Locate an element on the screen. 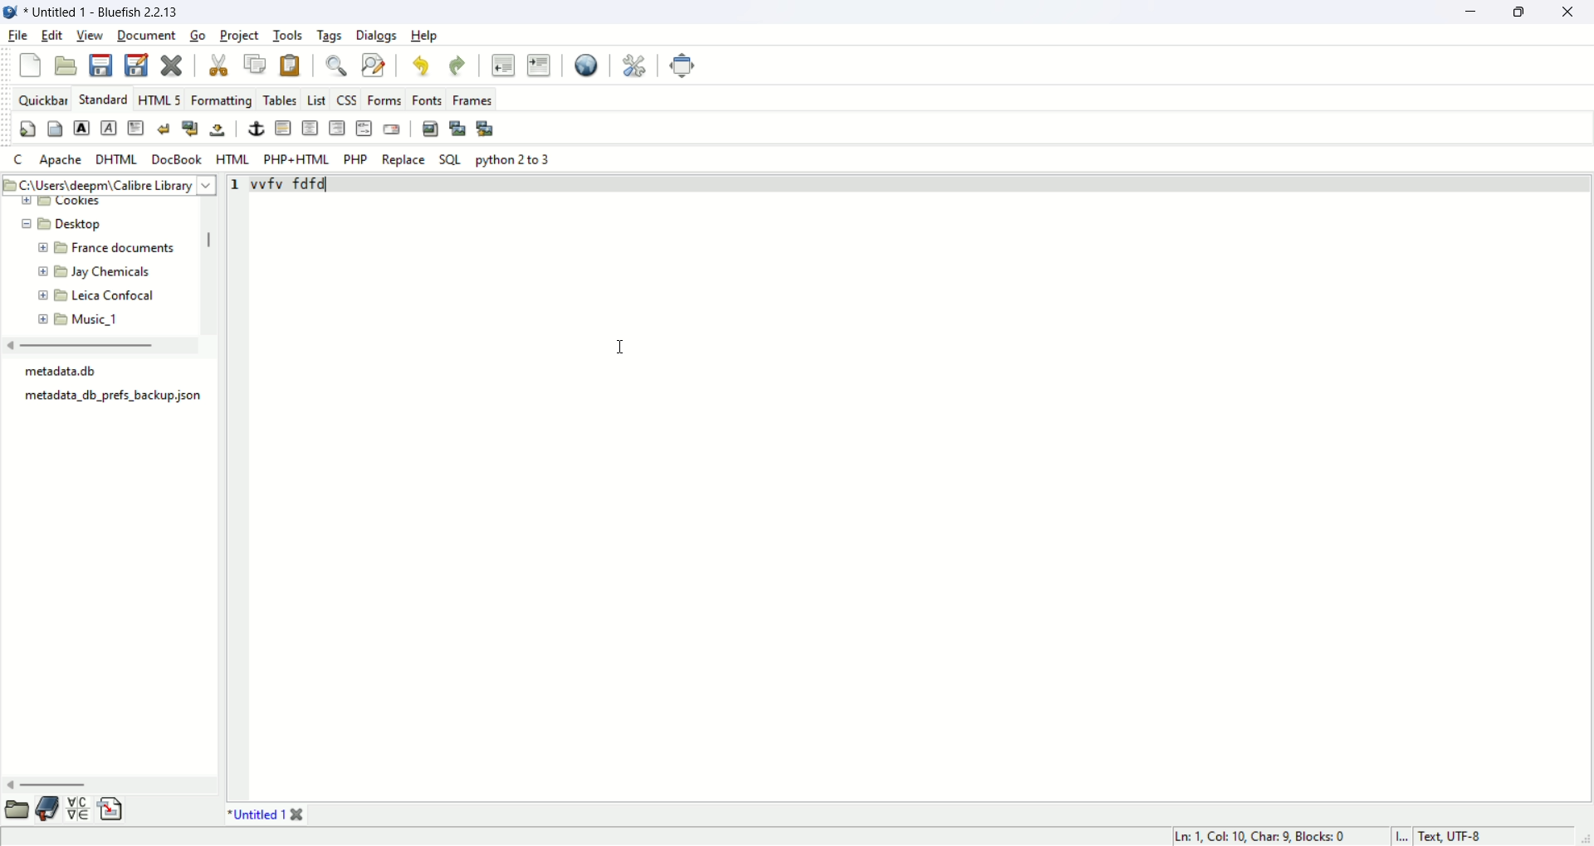  document is located at coordinates (144, 36).